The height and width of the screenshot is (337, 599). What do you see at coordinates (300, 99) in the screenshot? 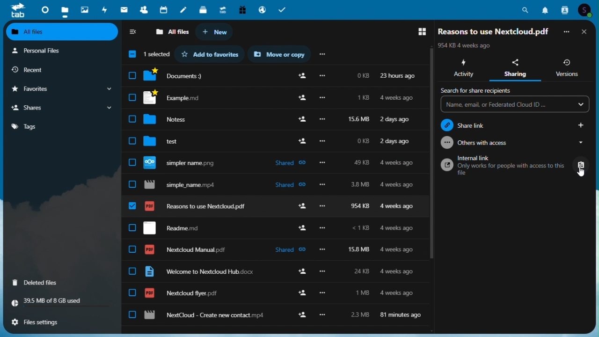
I see ` add user` at bounding box center [300, 99].